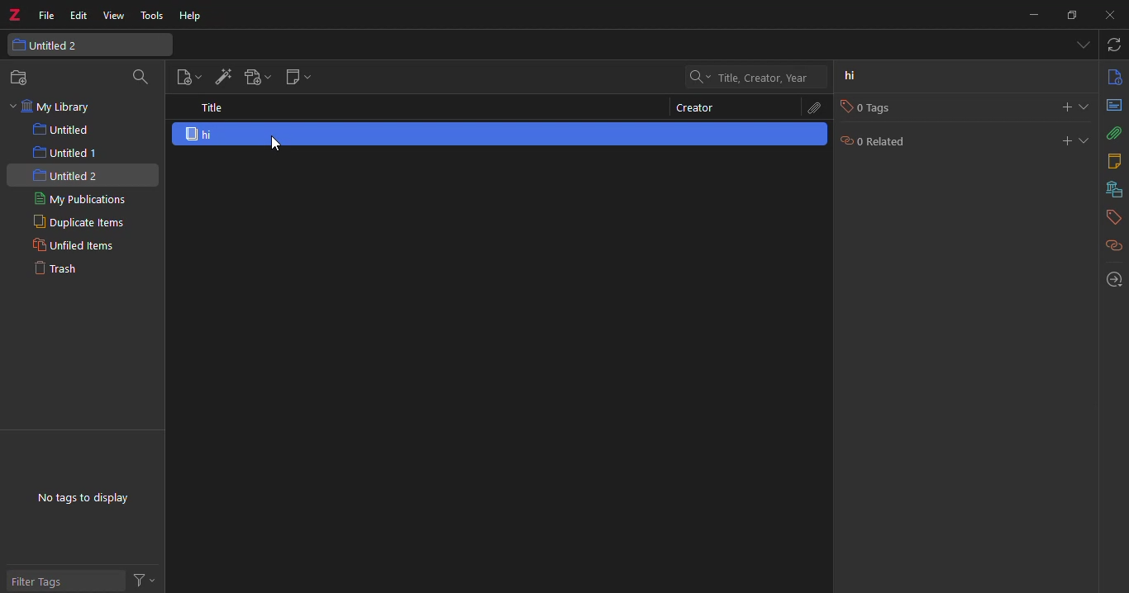 The height and width of the screenshot is (593, 1129). Describe the element at coordinates (51, 45) in the screenshot. I see `untitled 2` at that location.